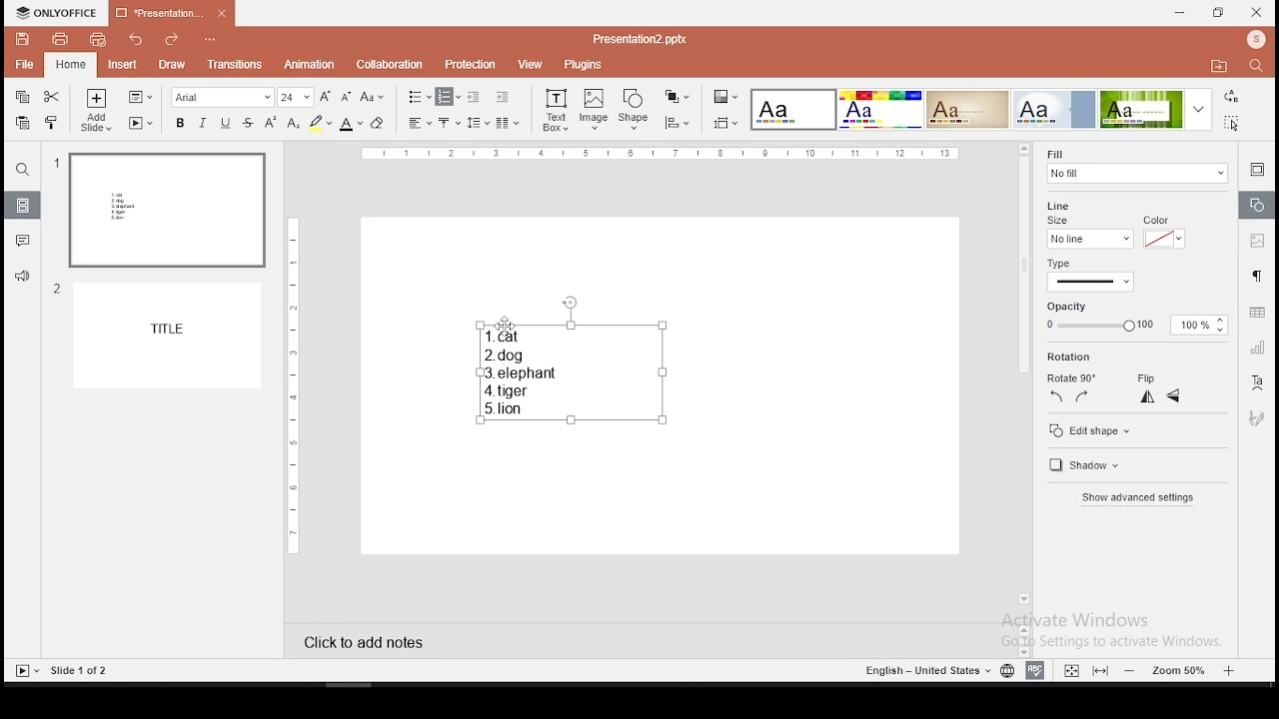 This screenshot has height=719, width=1279. What do you see at coordinates (635, 111) in the screenshot?
I see `shape` at bounding box center [635, 111].